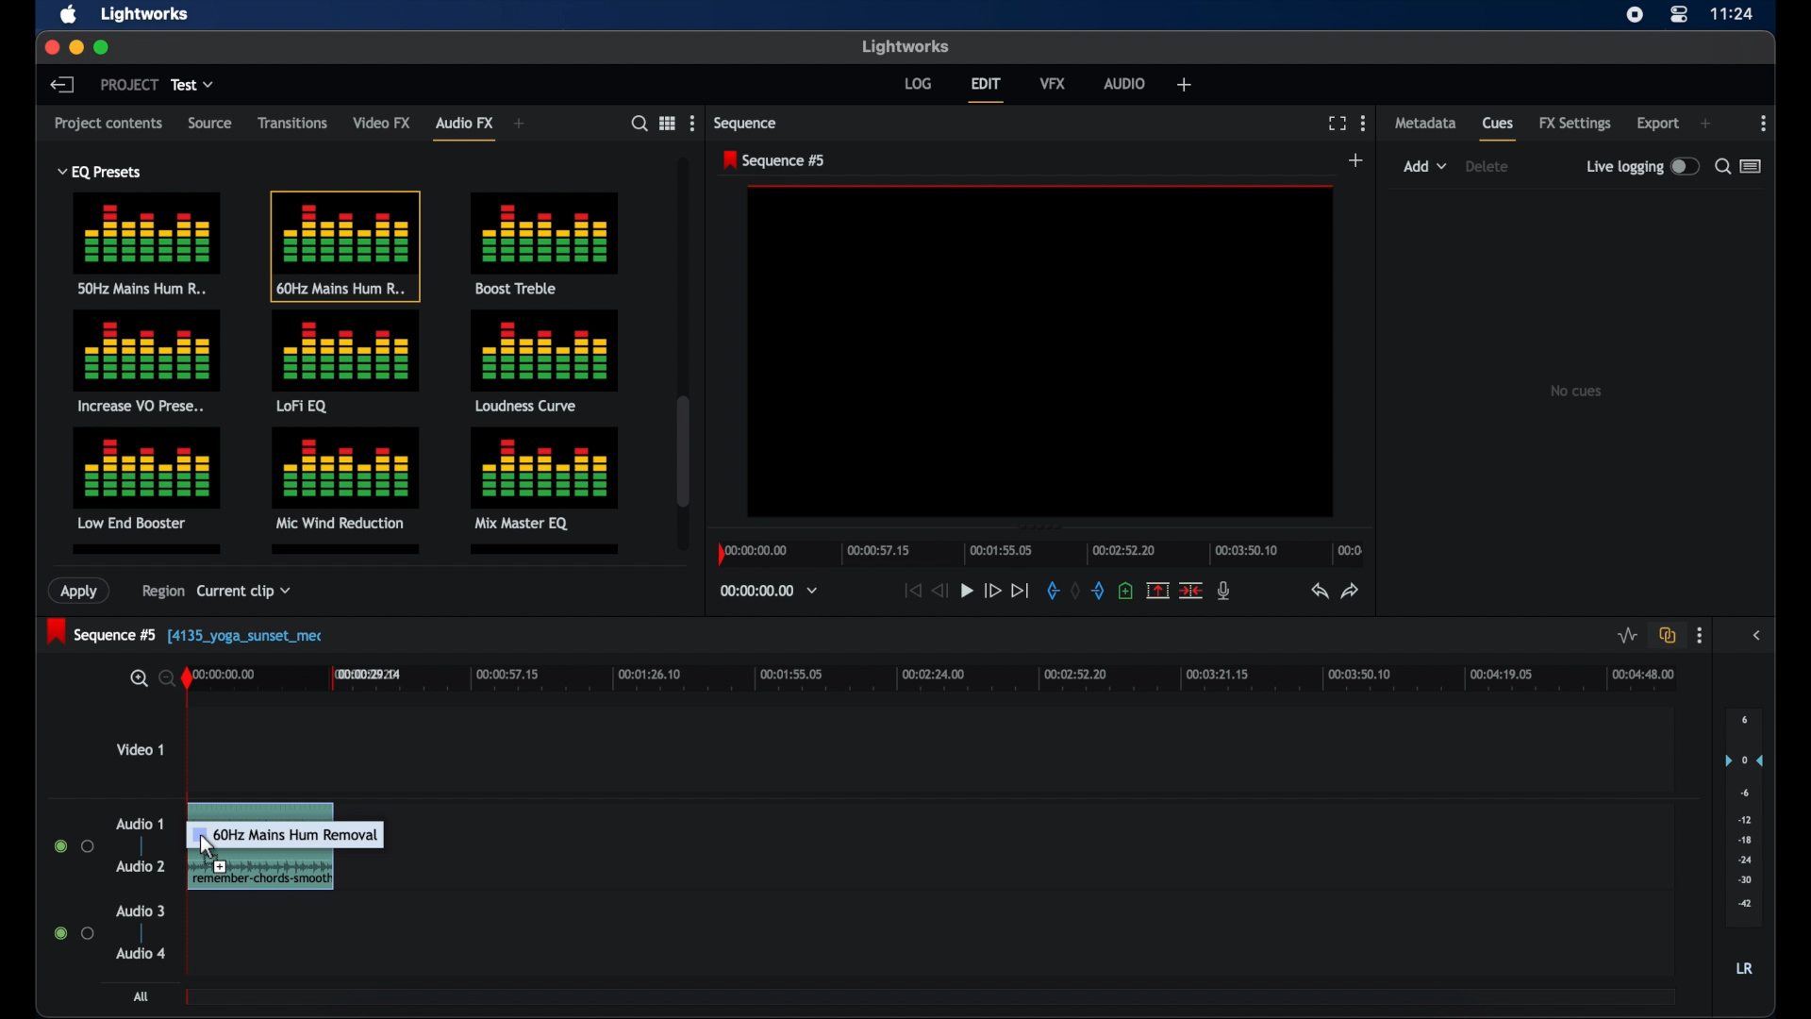 Image resolution: width=1811 pixels, height=1019 pixels. What do you see at coordinates (1363, 123) in the screenshot?
I see `more options` at bounding box center [1363, 123].